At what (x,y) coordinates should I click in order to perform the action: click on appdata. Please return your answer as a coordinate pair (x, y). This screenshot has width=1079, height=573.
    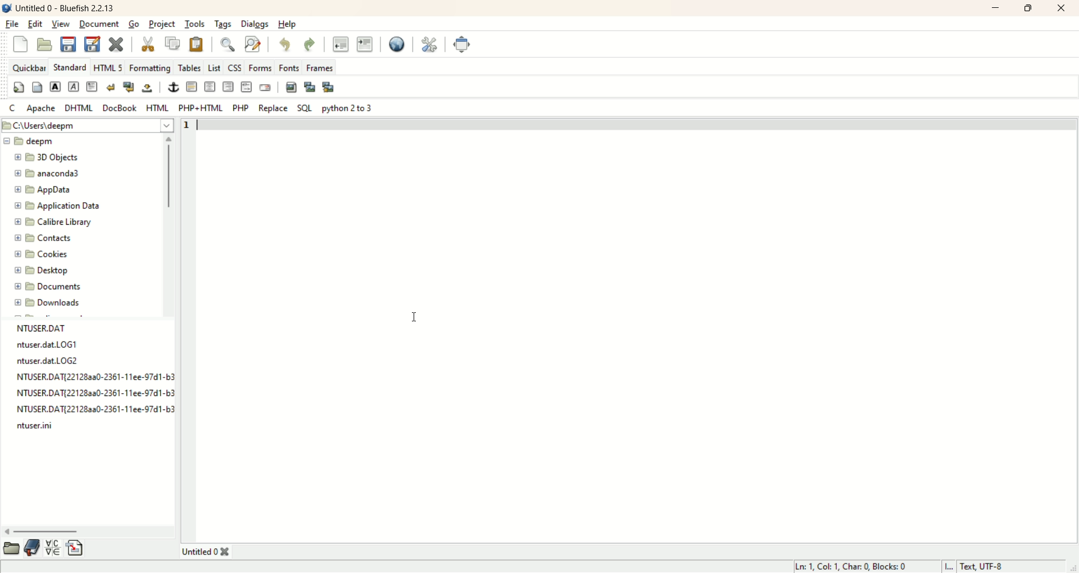
    Looking at the image, I should click on (43, 192).